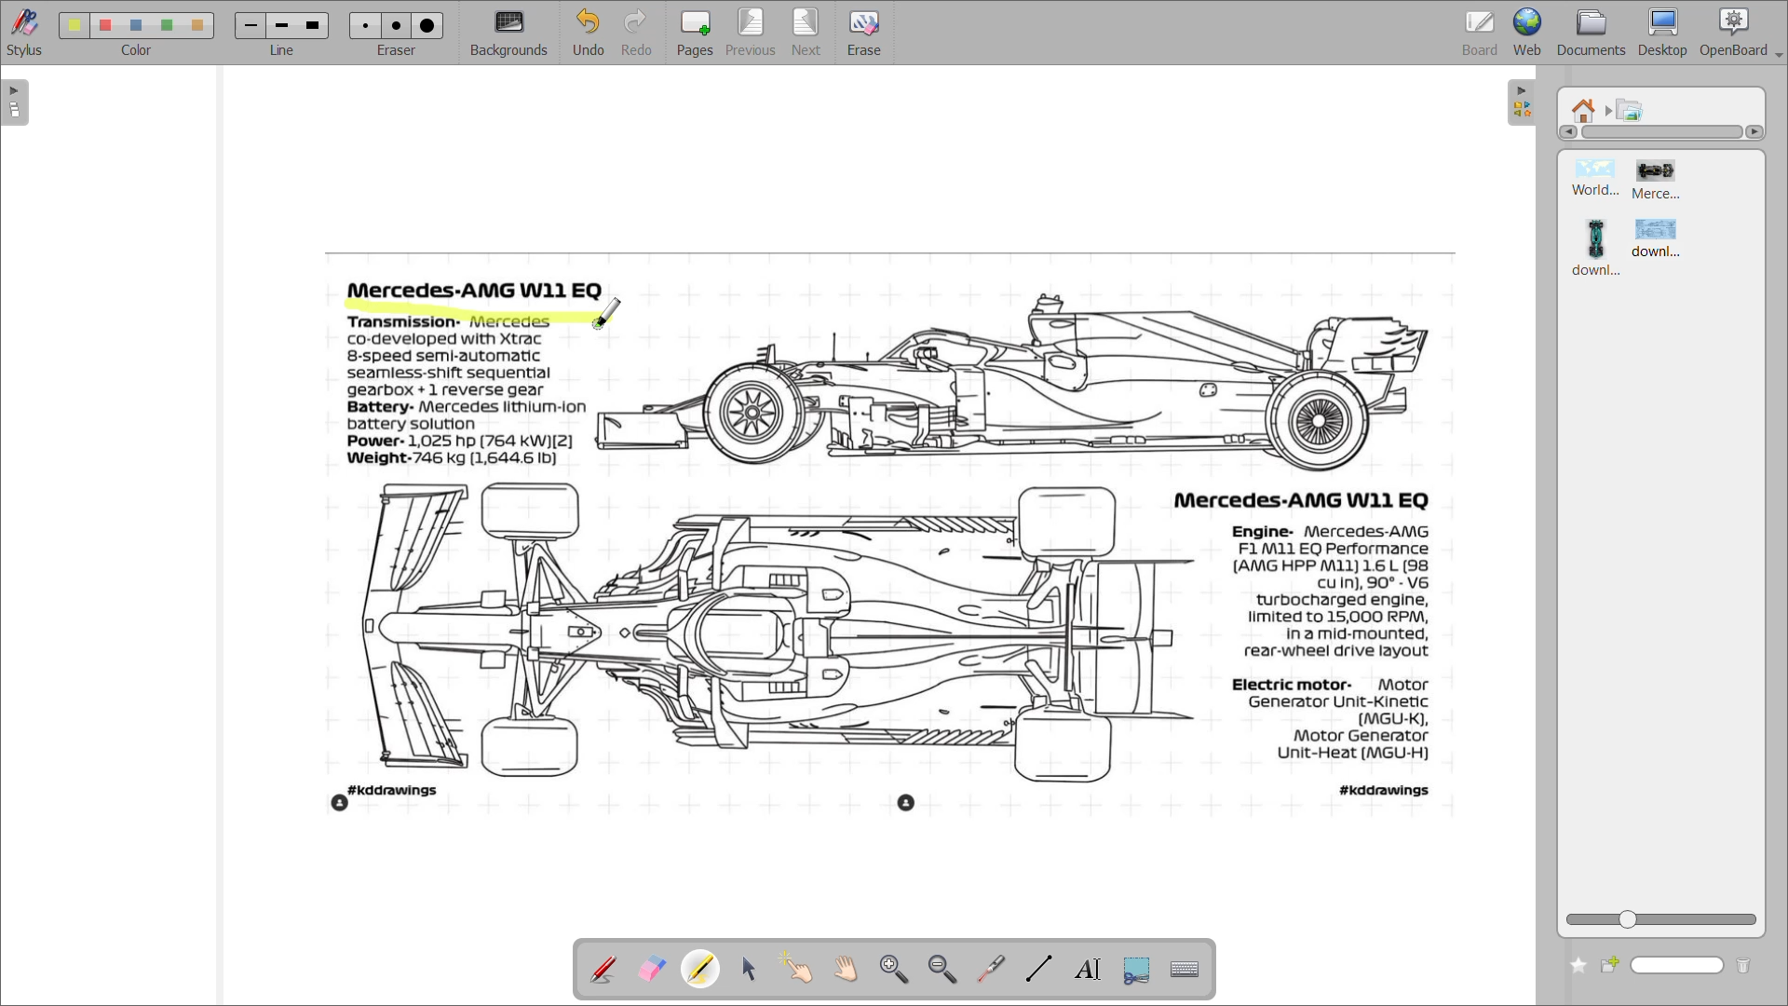 This screenshot has height=1006, width=1788. Describe the element at coordinates (1657, 184) in the screenshot. I see `image 2` at that location.